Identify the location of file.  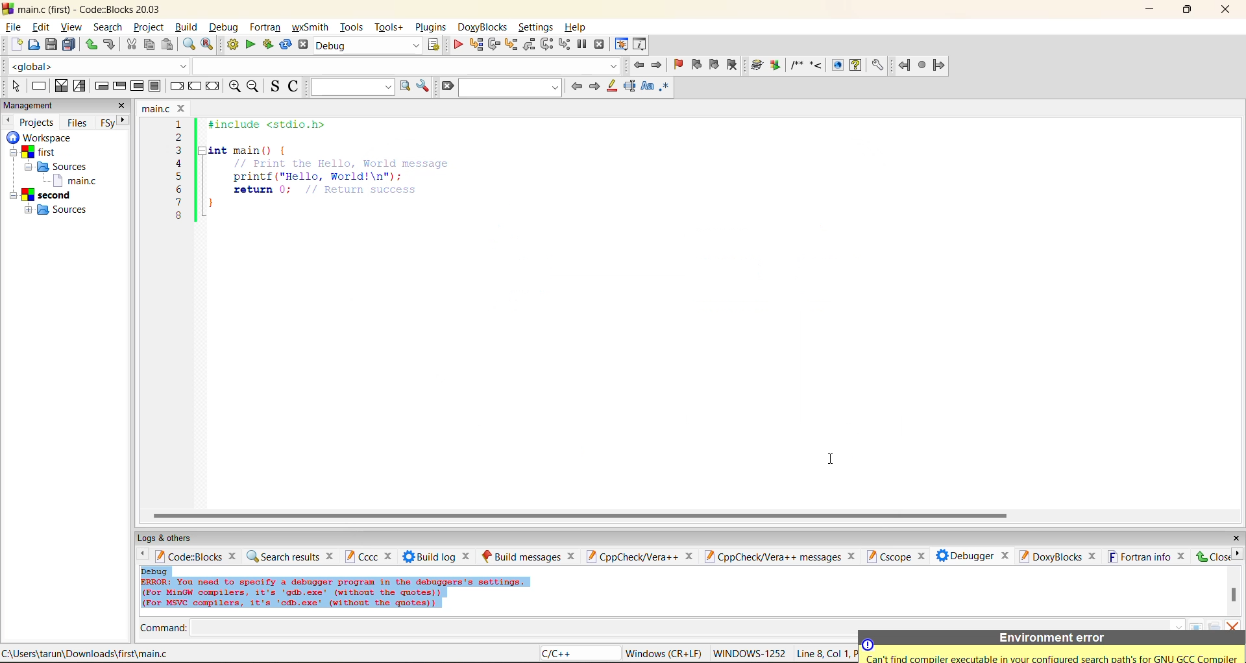
(12, 25).